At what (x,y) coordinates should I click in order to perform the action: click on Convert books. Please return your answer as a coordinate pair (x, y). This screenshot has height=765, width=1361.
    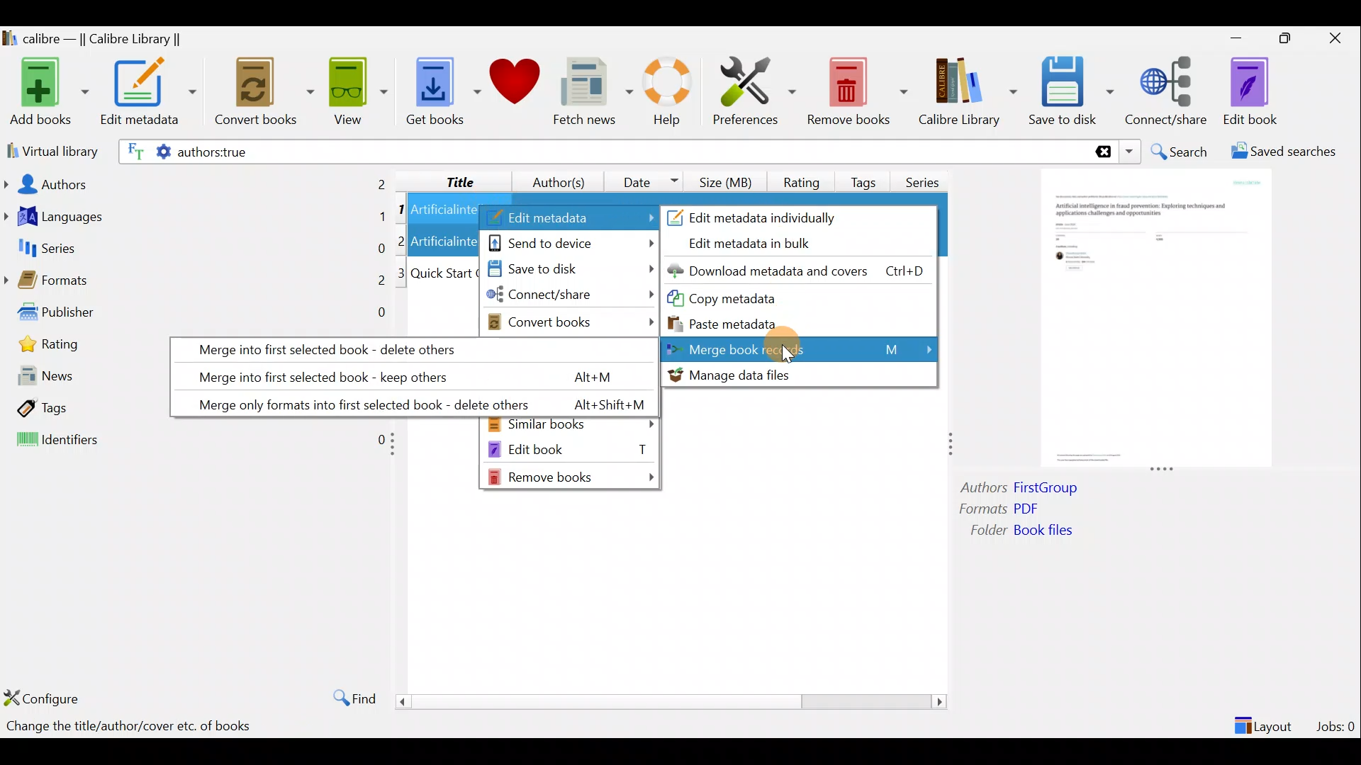
    Looking at the image, I should click on (572, 322).